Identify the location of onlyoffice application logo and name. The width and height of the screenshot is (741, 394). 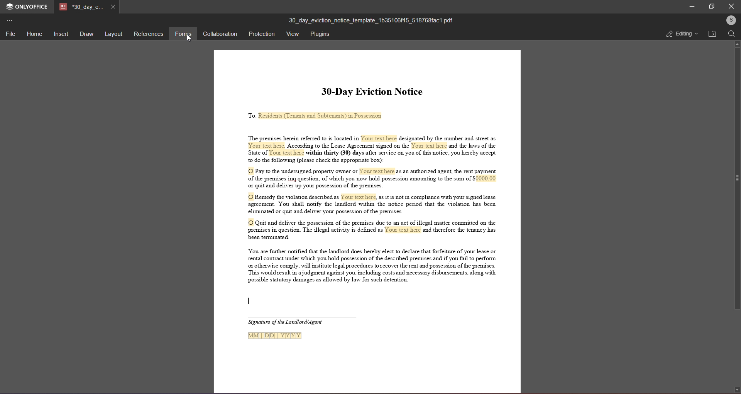
(27, 6).